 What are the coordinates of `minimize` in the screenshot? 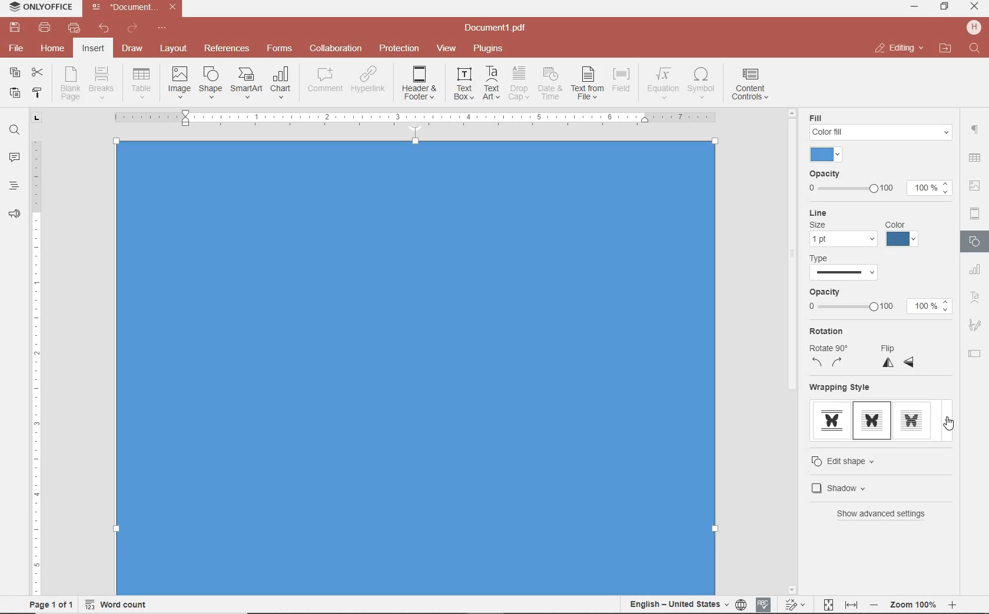 It's located at (915, 6).